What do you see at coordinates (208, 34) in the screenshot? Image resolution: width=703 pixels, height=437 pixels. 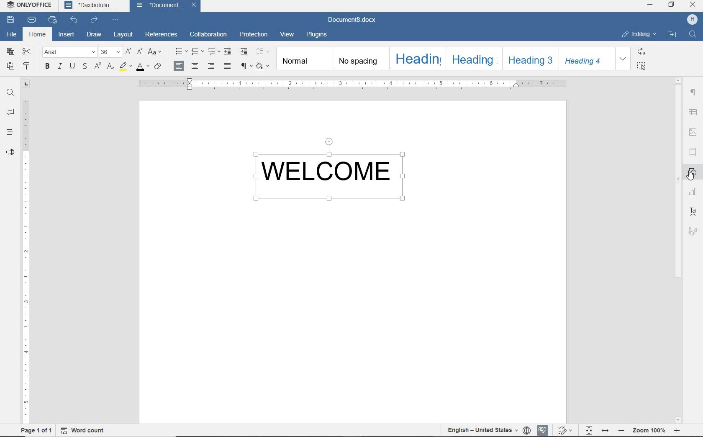 I see `COLLABORATION` at bounding box center [208, 34].